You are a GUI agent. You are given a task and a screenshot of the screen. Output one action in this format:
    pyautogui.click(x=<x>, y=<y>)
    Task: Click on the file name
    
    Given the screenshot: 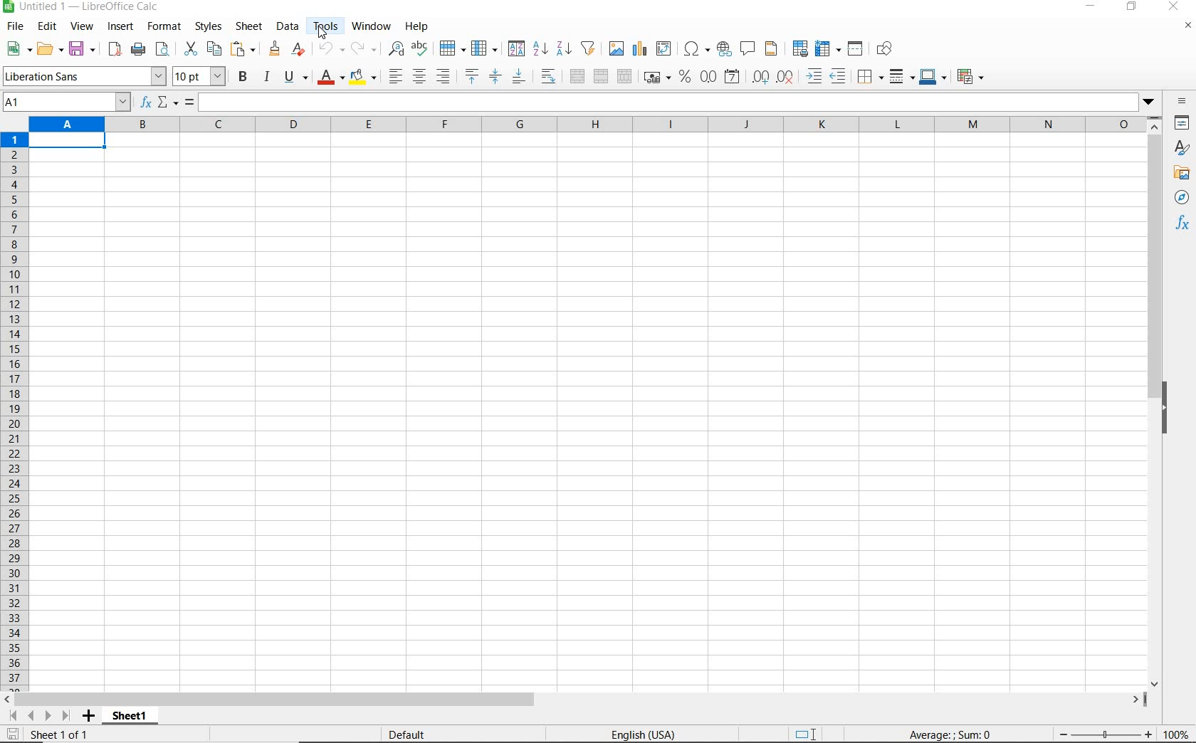 What is the action you would take?
    pyautogui.click(x=83, y=7)
    